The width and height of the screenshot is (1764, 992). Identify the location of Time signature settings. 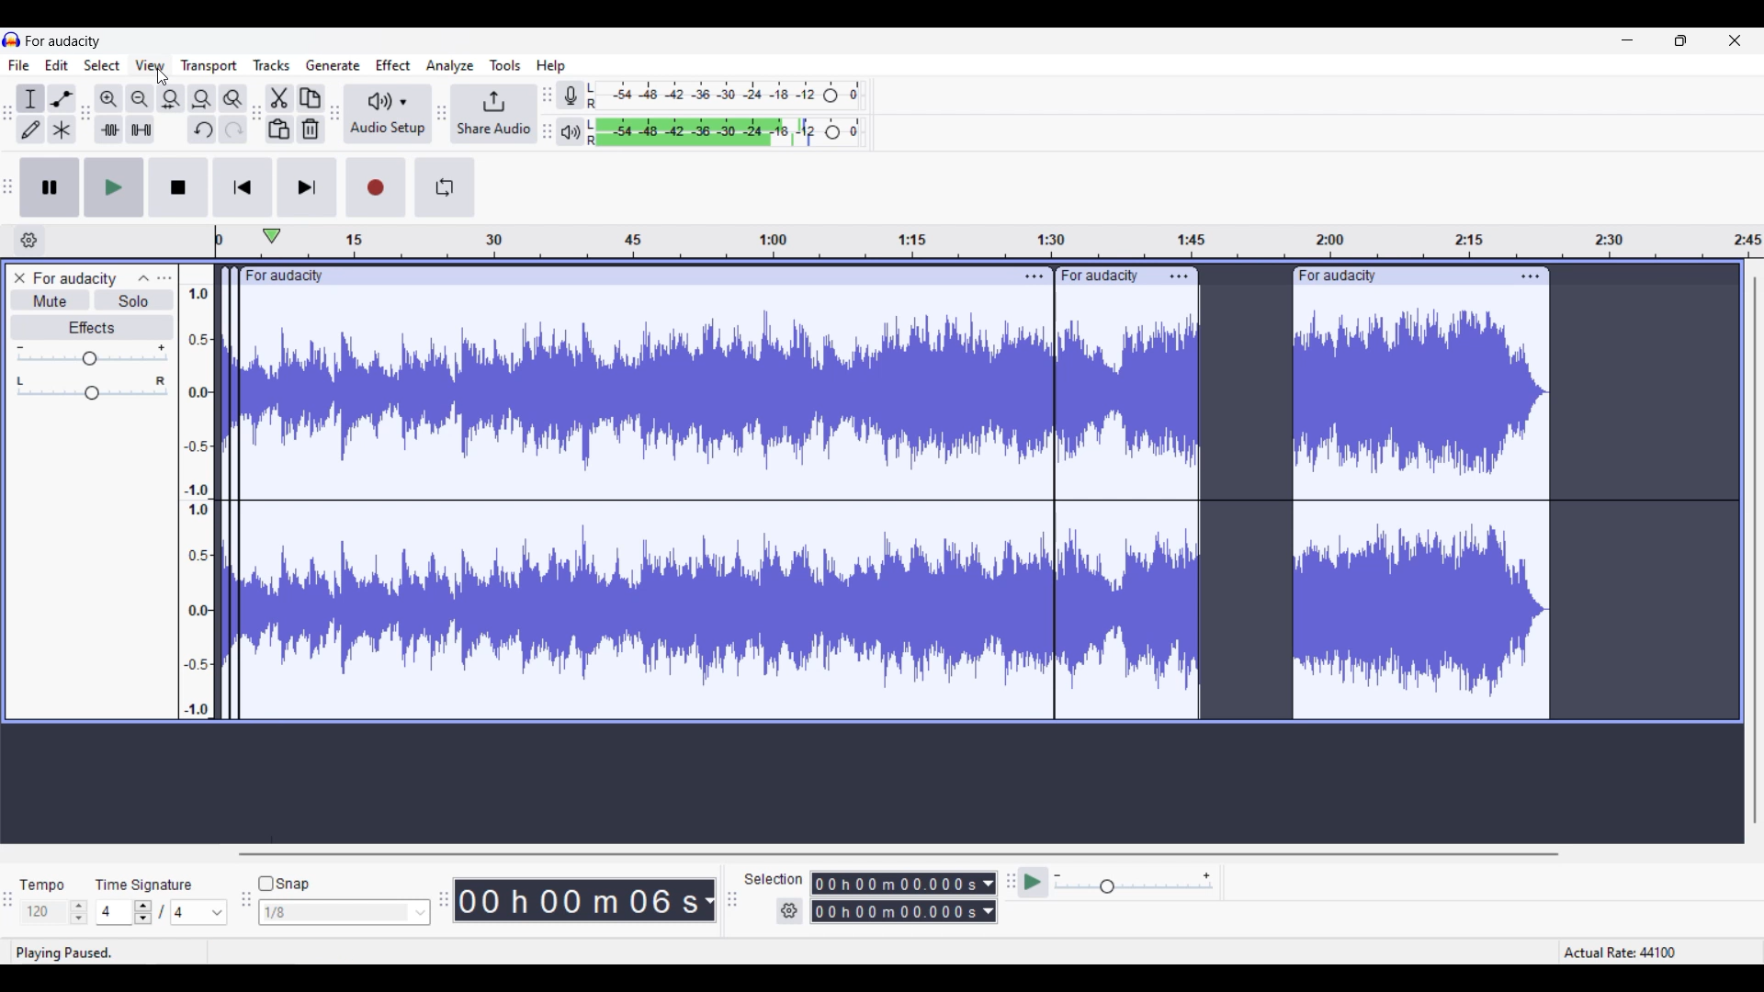
(163, 911).